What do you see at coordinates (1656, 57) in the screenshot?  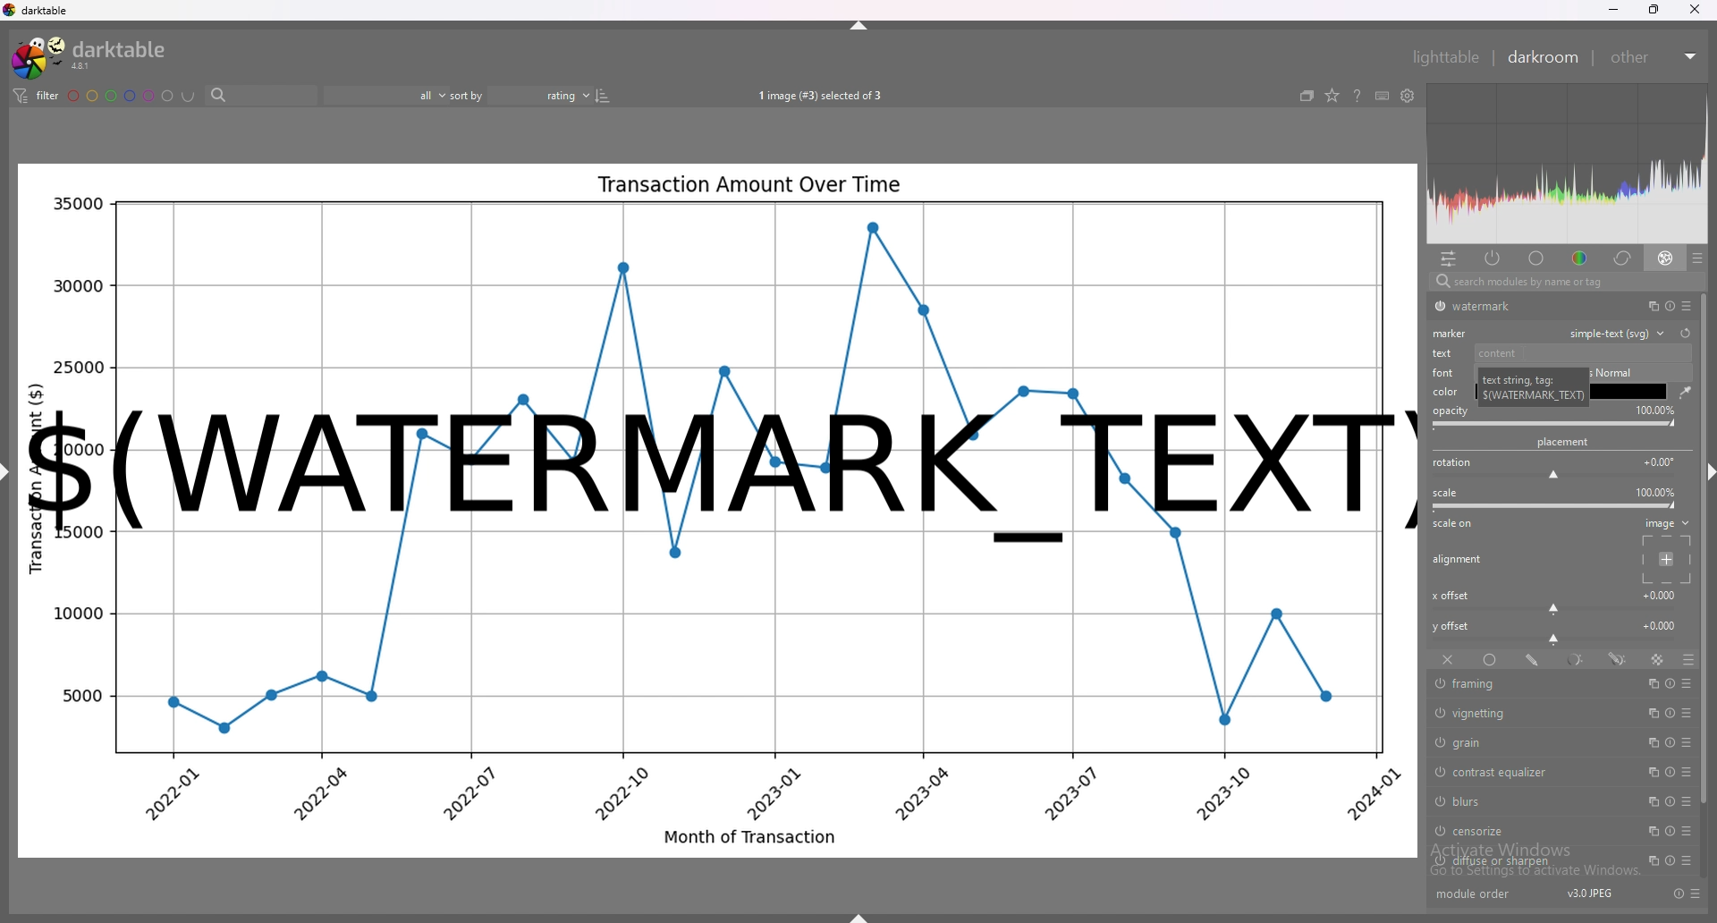 I see `other` at bounding box center [1656, 57].